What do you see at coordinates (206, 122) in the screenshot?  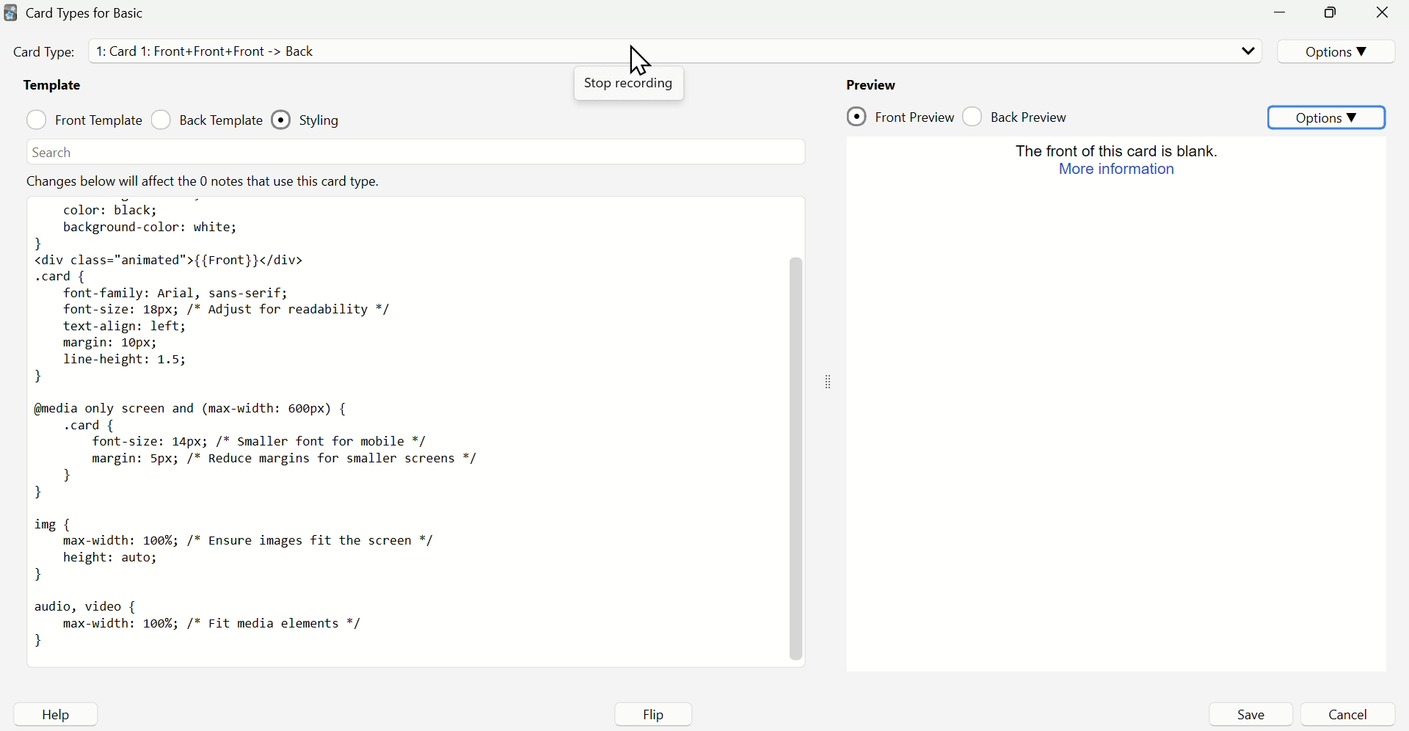 I see `Back Template` at bounding box center [206, 122].